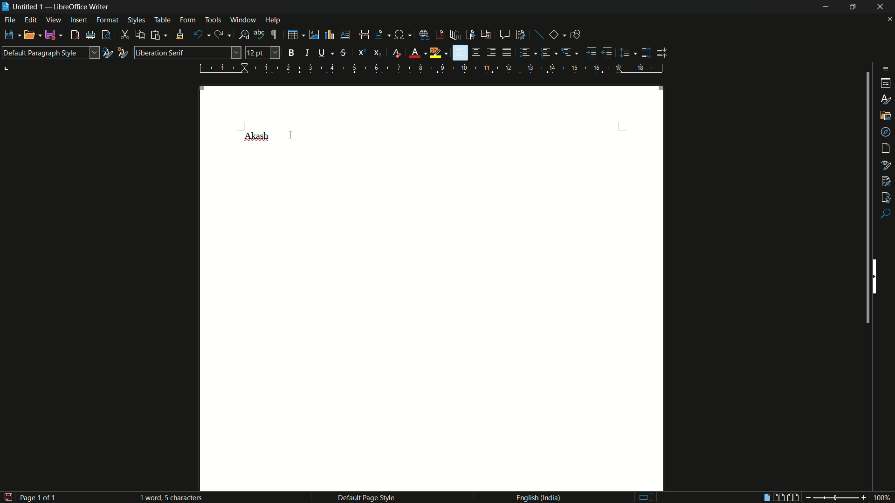 This screenshot has height=503, width=895. What do you see at coordinates (863, 497) in the screenshot?
I see `zoom in` at bounding box center [863, 497].